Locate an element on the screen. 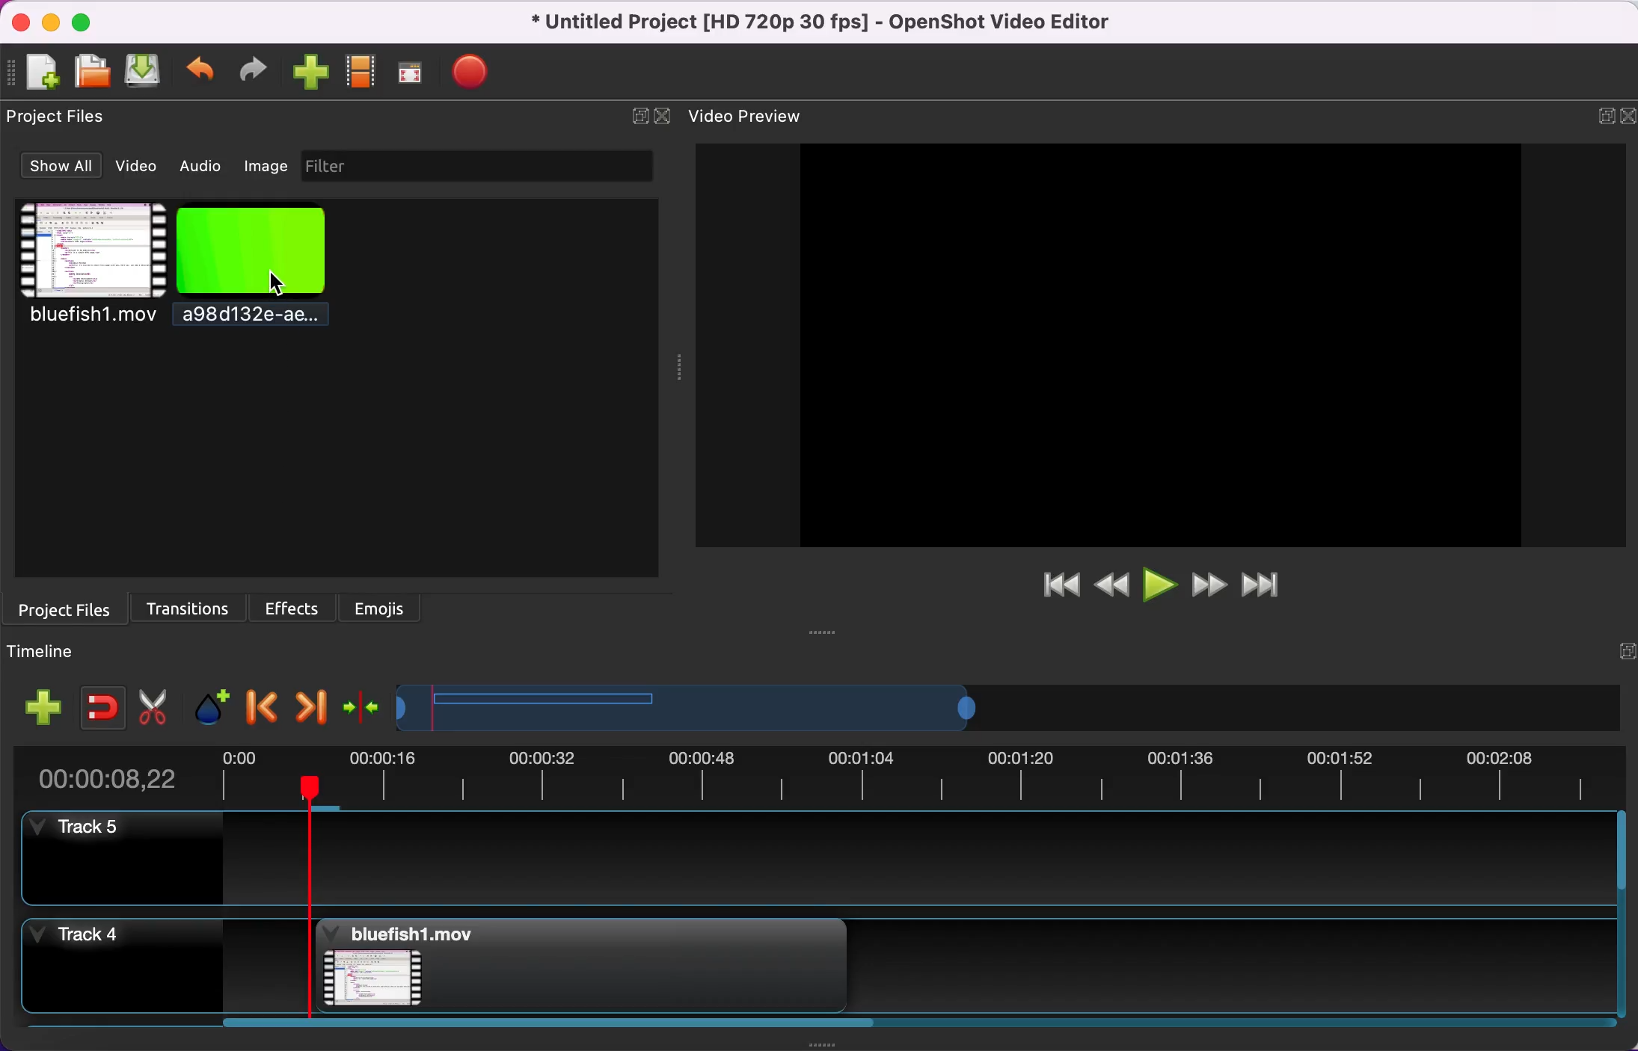 The width and height of the screenshot is (1638, 1051). fullscreen is located at coordinates (413, 73).